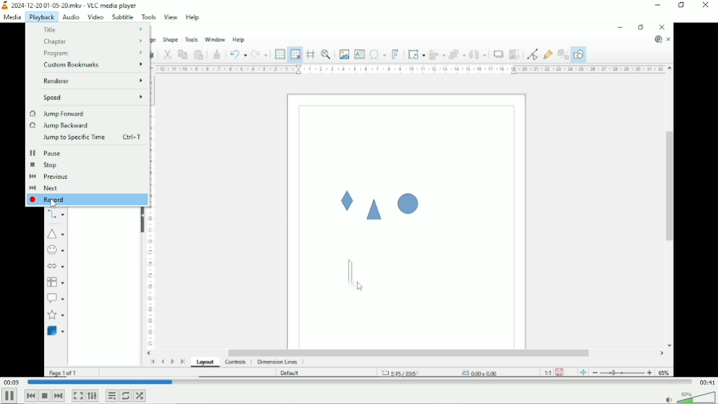 The image size is (718, 404). What do you see at coordinates (85, 199) in the screenshot?
I see `Record` at bounding box center [85, 199].